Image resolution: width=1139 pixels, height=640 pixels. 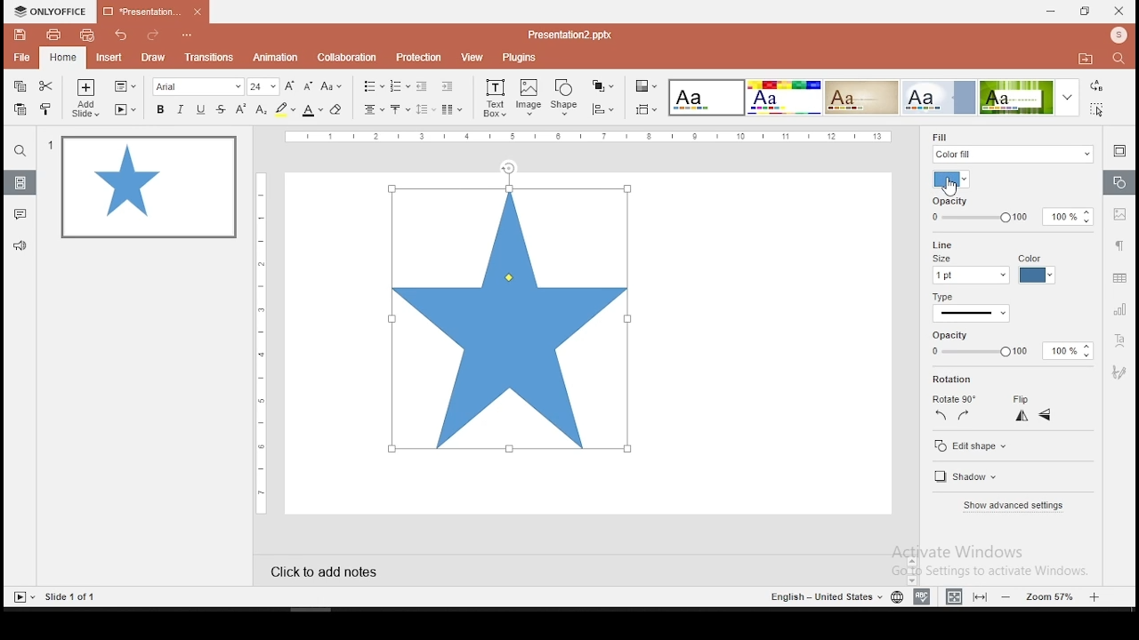 What do you see at coordinates (312, 110) in the screenshot?
I see `font color` at bounding box center [312, 110].